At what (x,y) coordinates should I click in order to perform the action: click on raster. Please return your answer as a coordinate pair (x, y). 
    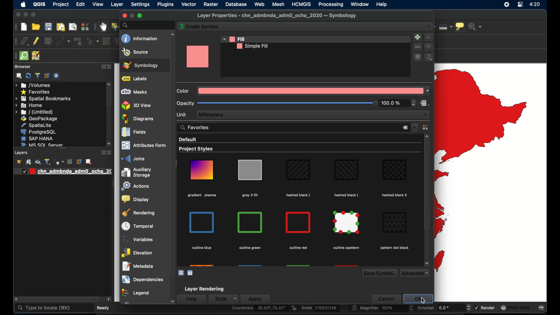
    Looking at the image, I should click on (211, 5).